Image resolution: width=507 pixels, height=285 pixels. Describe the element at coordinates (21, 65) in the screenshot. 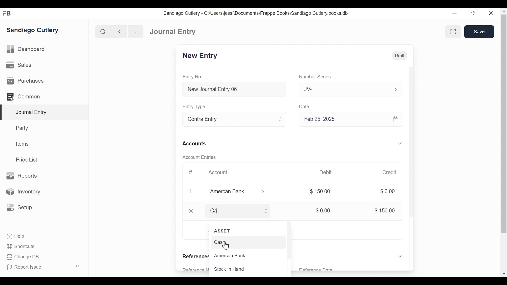

I see `Sales` at that location.